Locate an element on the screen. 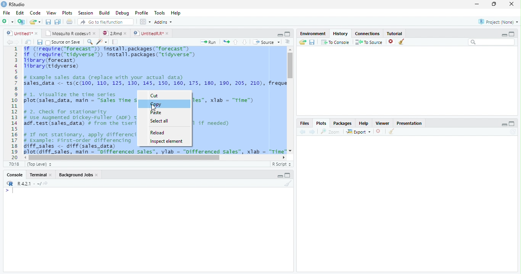 The width and height of the screenshot is (521, 274). Minimize is located at coordinates (280, 35).